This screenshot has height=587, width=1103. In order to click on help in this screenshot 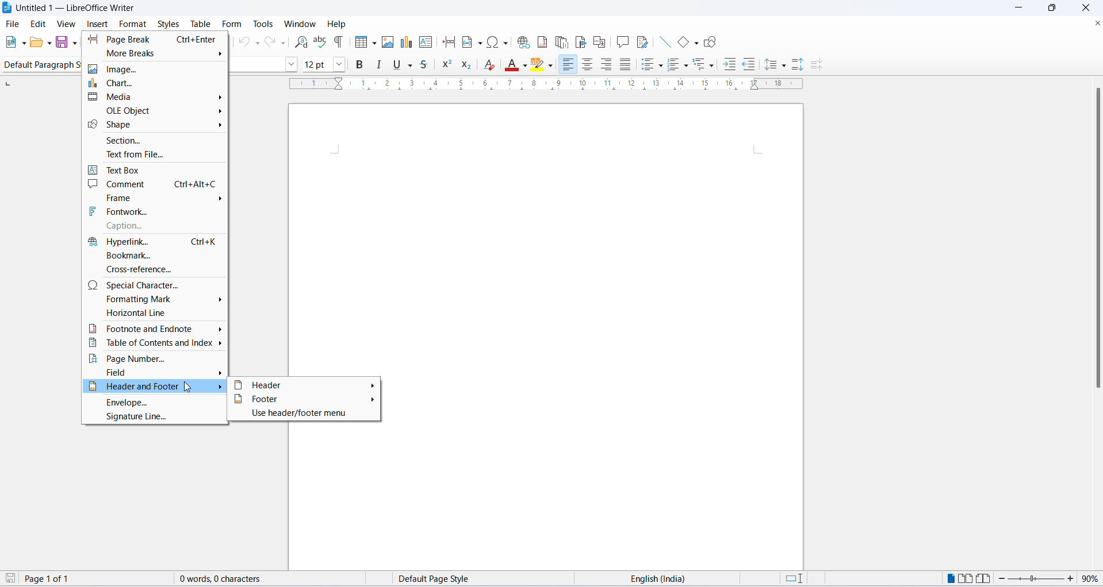, I will do `click(335, 24)`.